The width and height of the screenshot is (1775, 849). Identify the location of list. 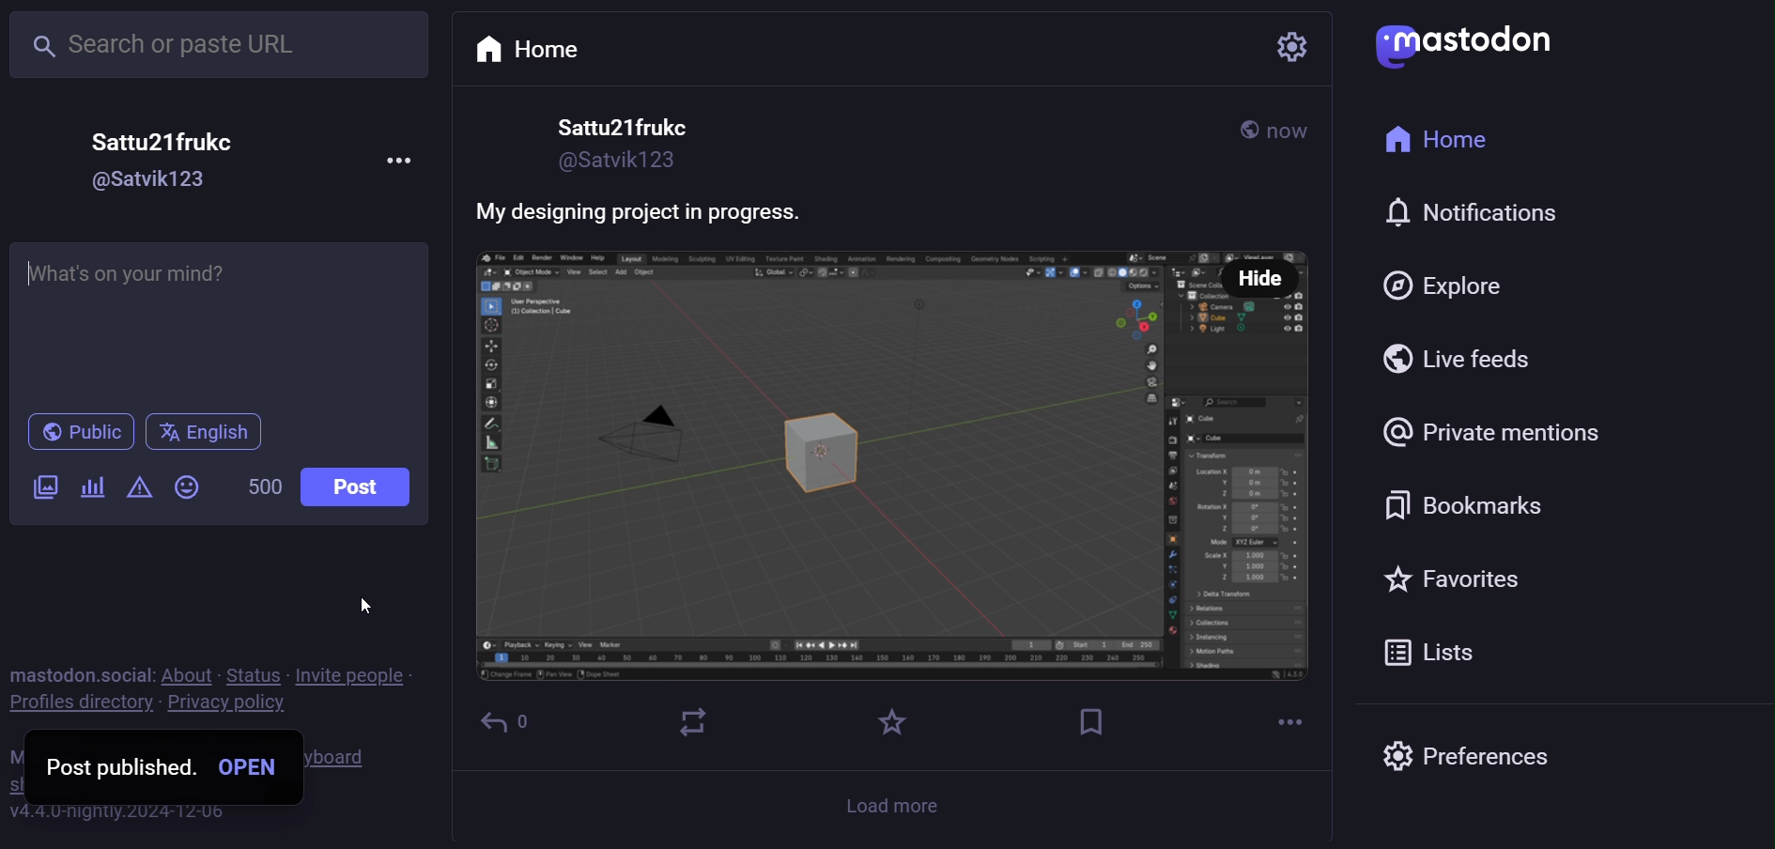
(1420, 654).